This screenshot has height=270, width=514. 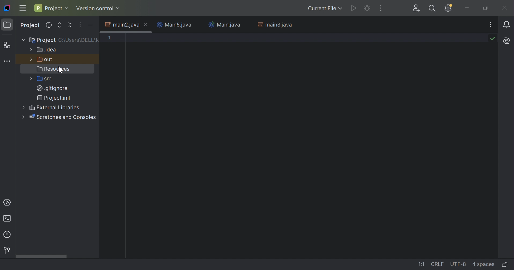 What do you see at coordinates (381, 8) in the screenshot?
I see `More actions` at bounding box center [381, 8].